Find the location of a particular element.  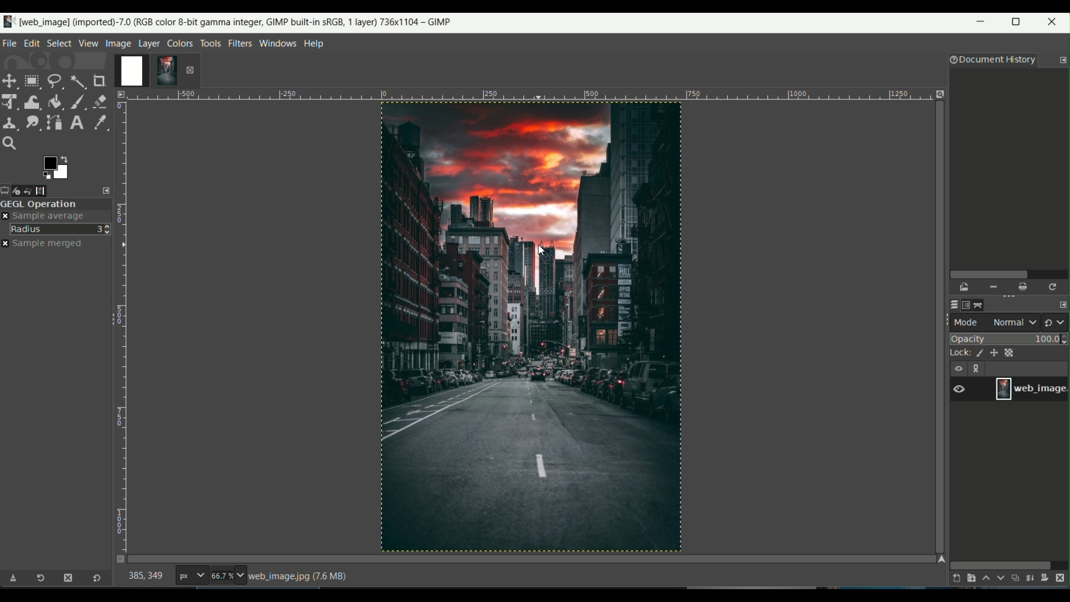

maximize or restore is located at coordinates (1019, 22).